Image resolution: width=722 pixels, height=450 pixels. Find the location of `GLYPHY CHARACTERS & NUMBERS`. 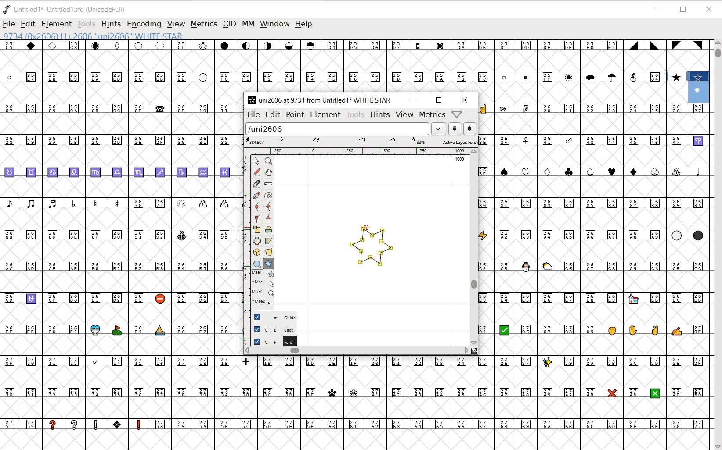

GLYPHY CHARACTERS & NUMBERS is located at coordinates (361, 401).